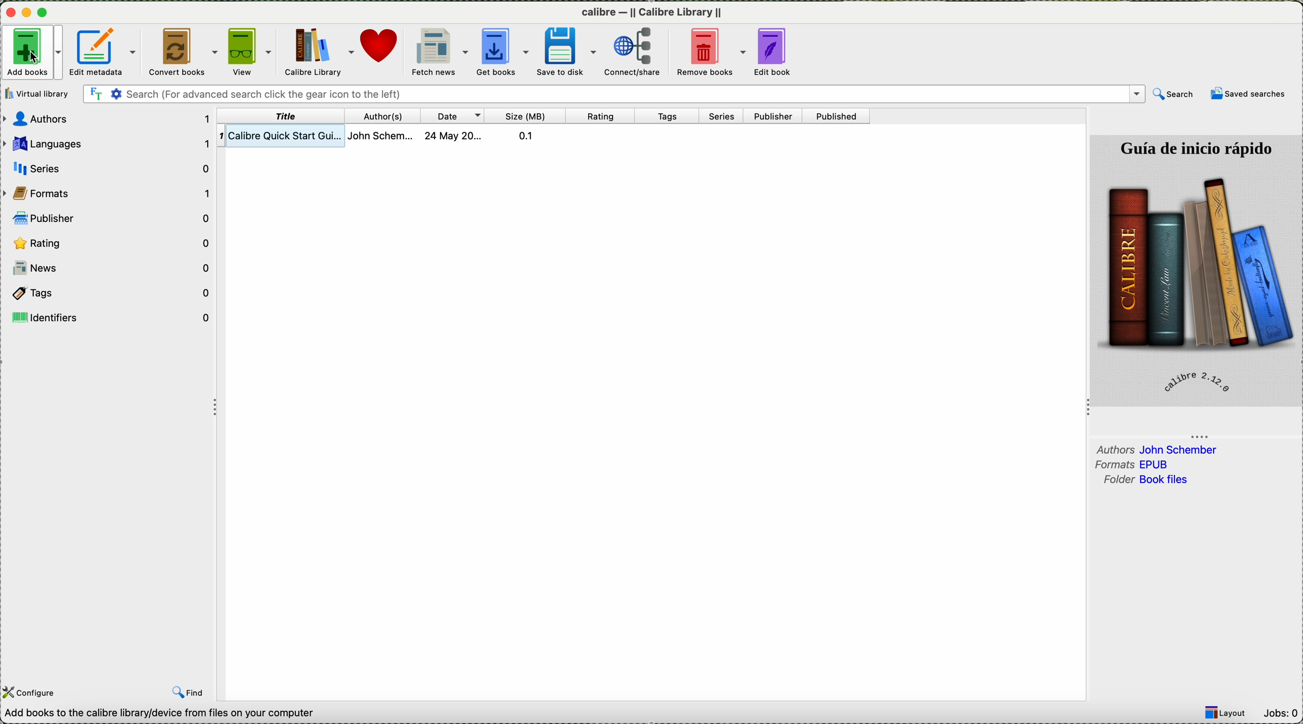  What do you see at coordinates (1280, 714) in the screenshot?
I see `Jobs: 0` at bounding box center [1280, 714].